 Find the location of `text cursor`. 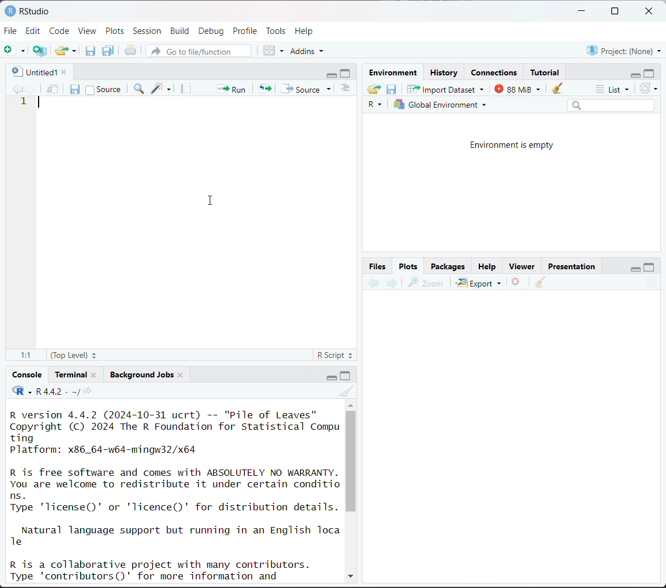

text cursor is located at coordinates (40, 103).